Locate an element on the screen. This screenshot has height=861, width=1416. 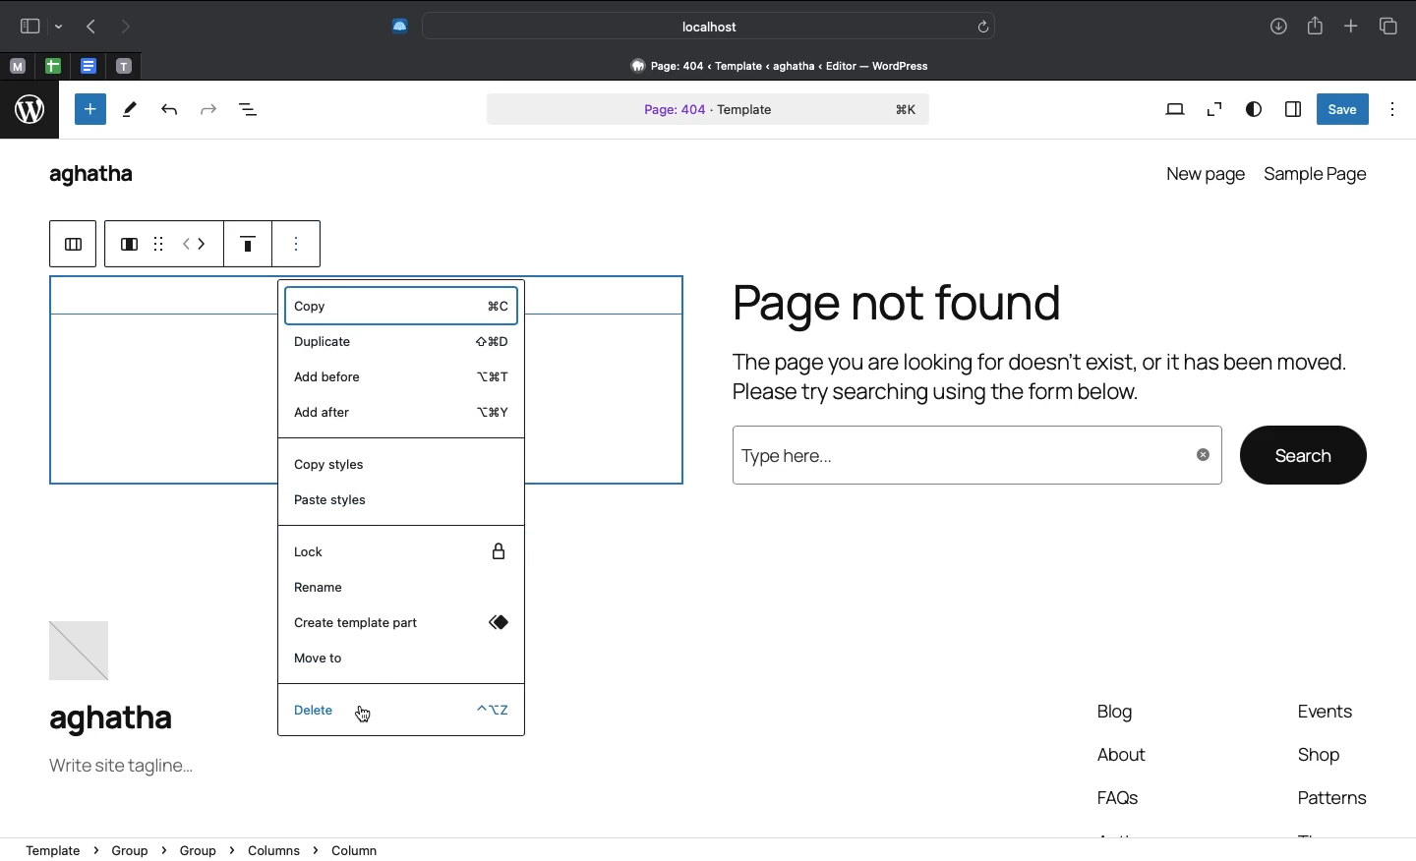
View options is located at coordinates (1255, 110).